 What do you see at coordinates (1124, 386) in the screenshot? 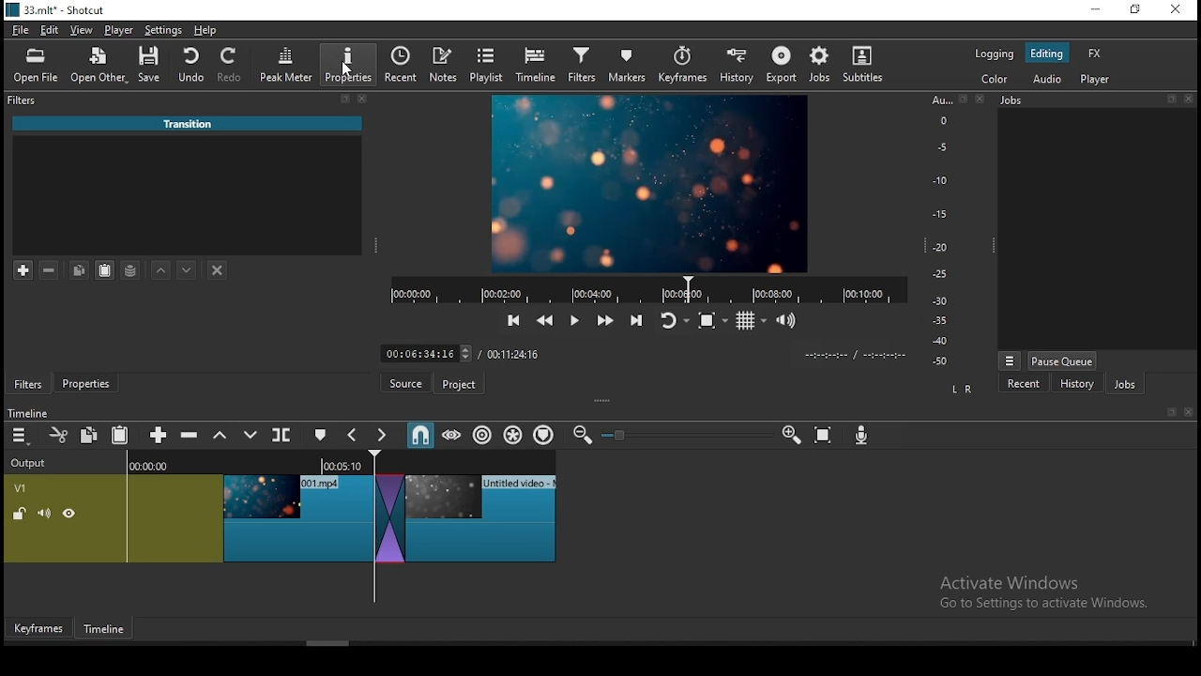
I see `jobs` at bounding box center [1124, 386].